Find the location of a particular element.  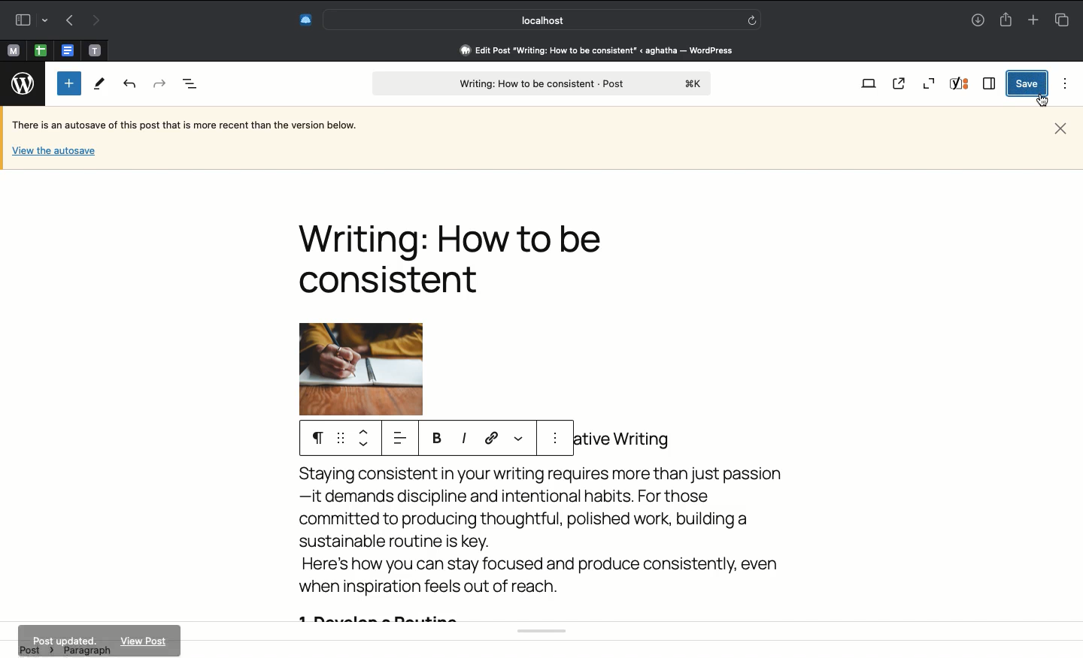

Options is located at coordinates (557, 441).